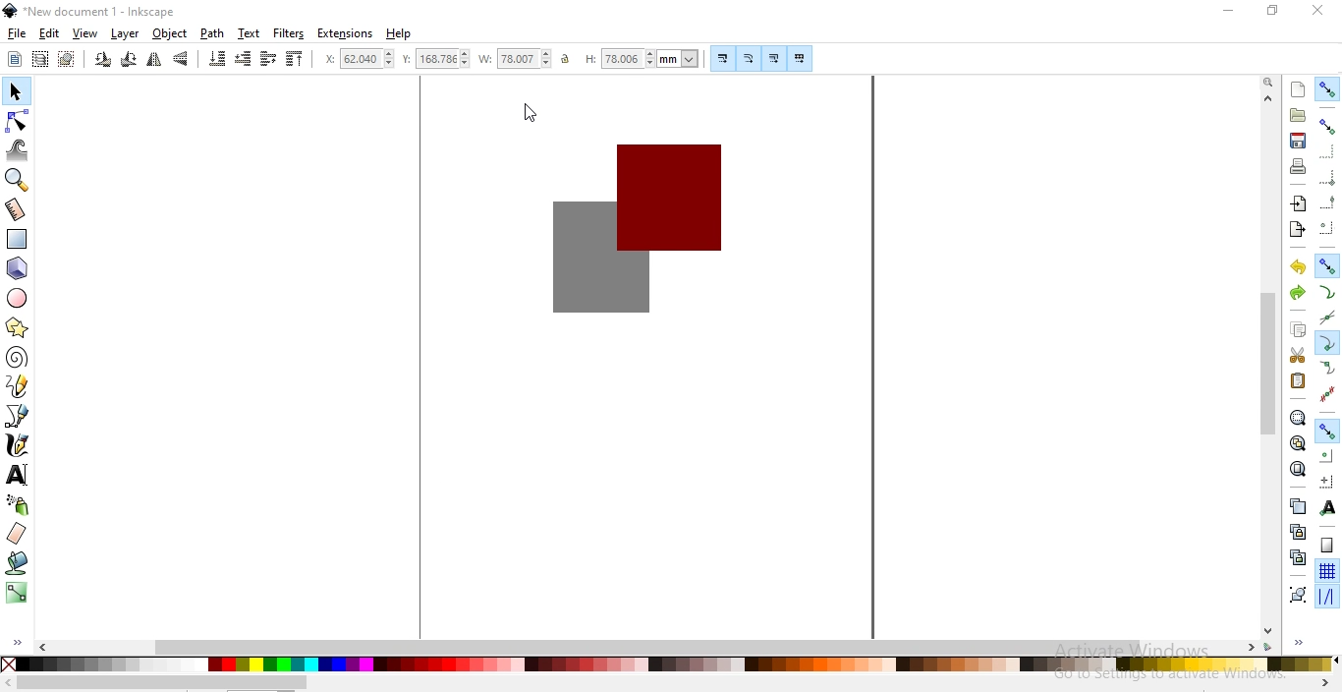  I want to click on create a clone, so click(1297, 532).